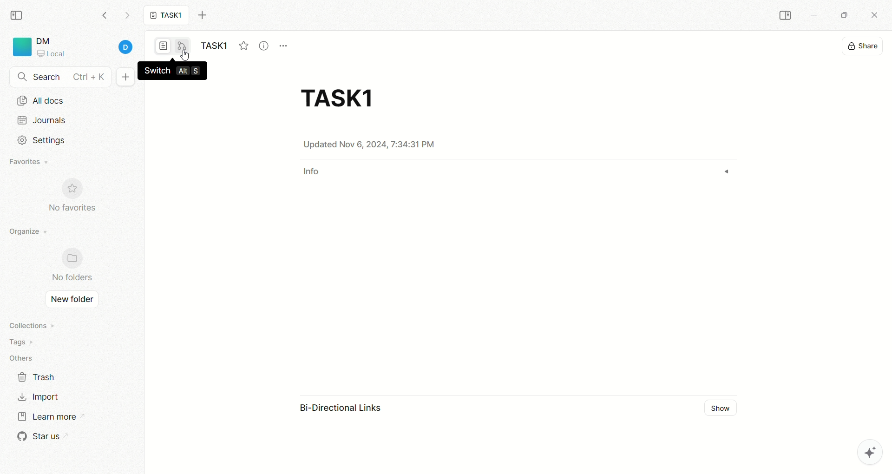 The image size is (892, 474). I want to click on maximize, so click(841, 14).